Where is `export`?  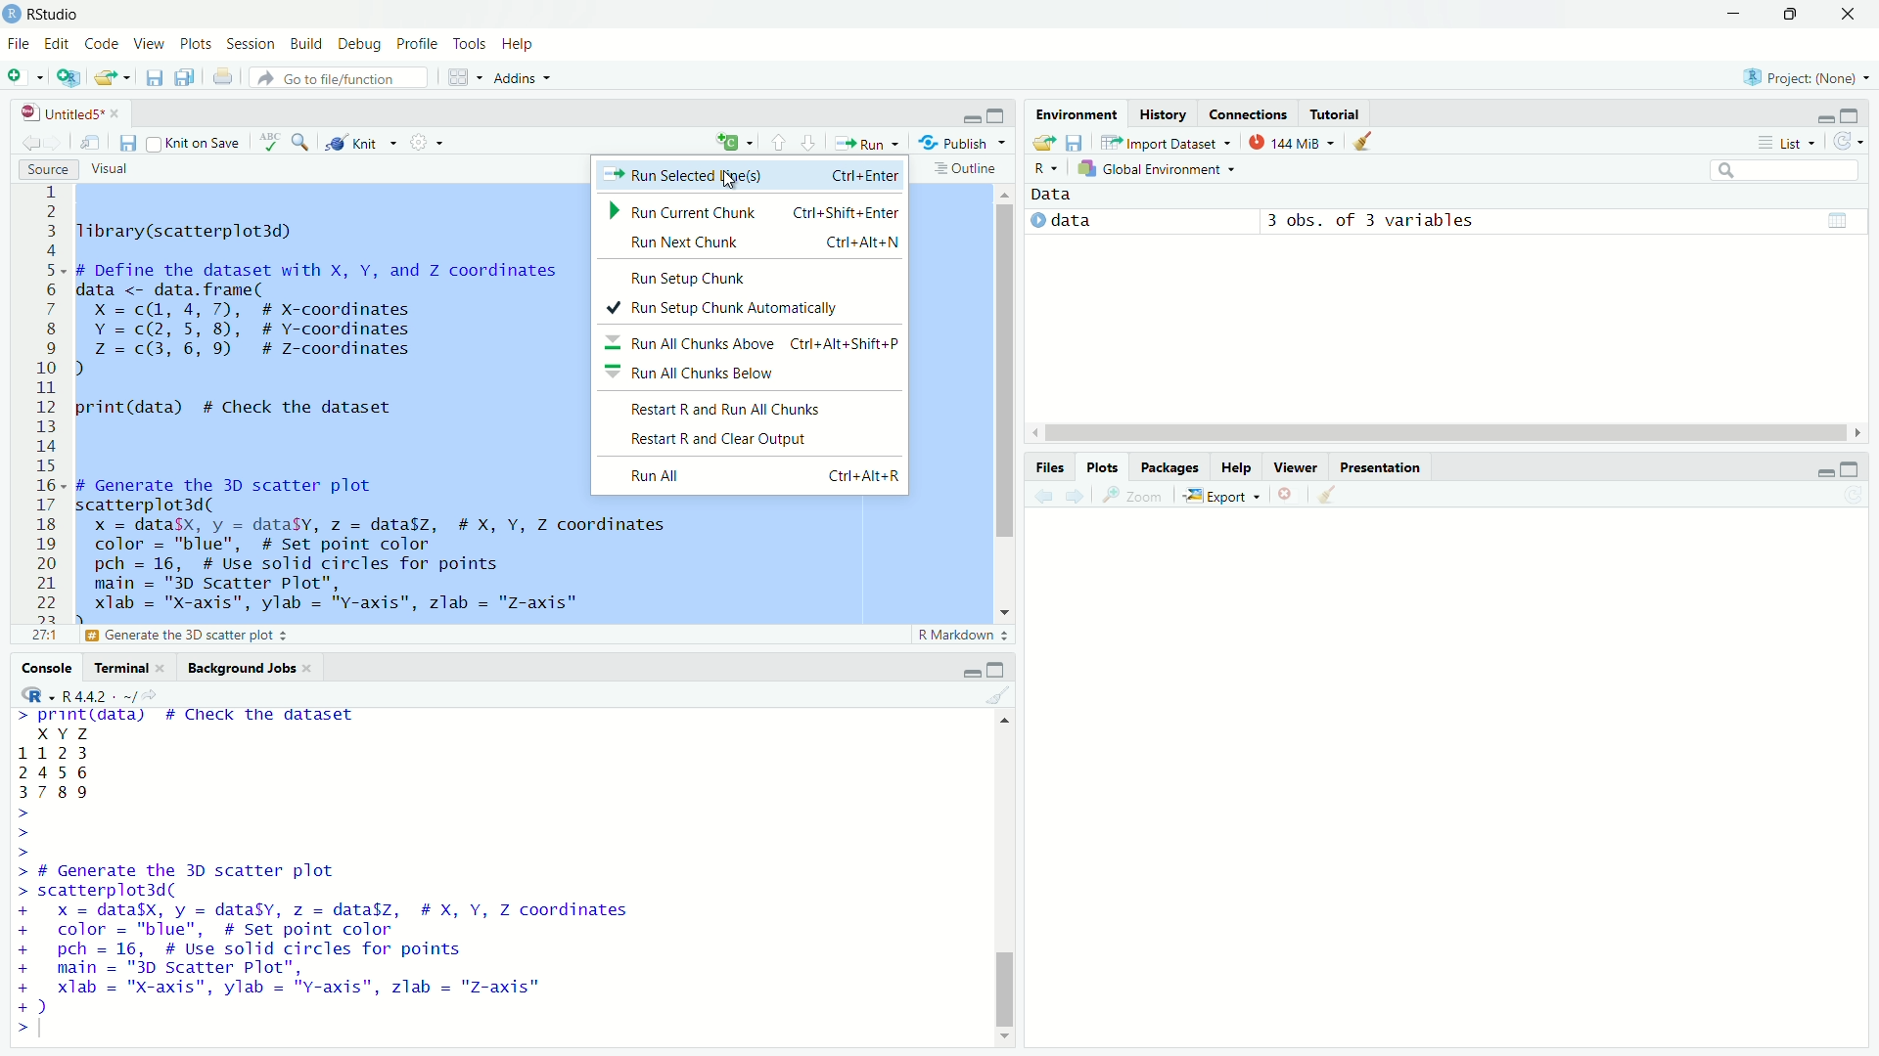 export is located at coordinates (1221, 494).